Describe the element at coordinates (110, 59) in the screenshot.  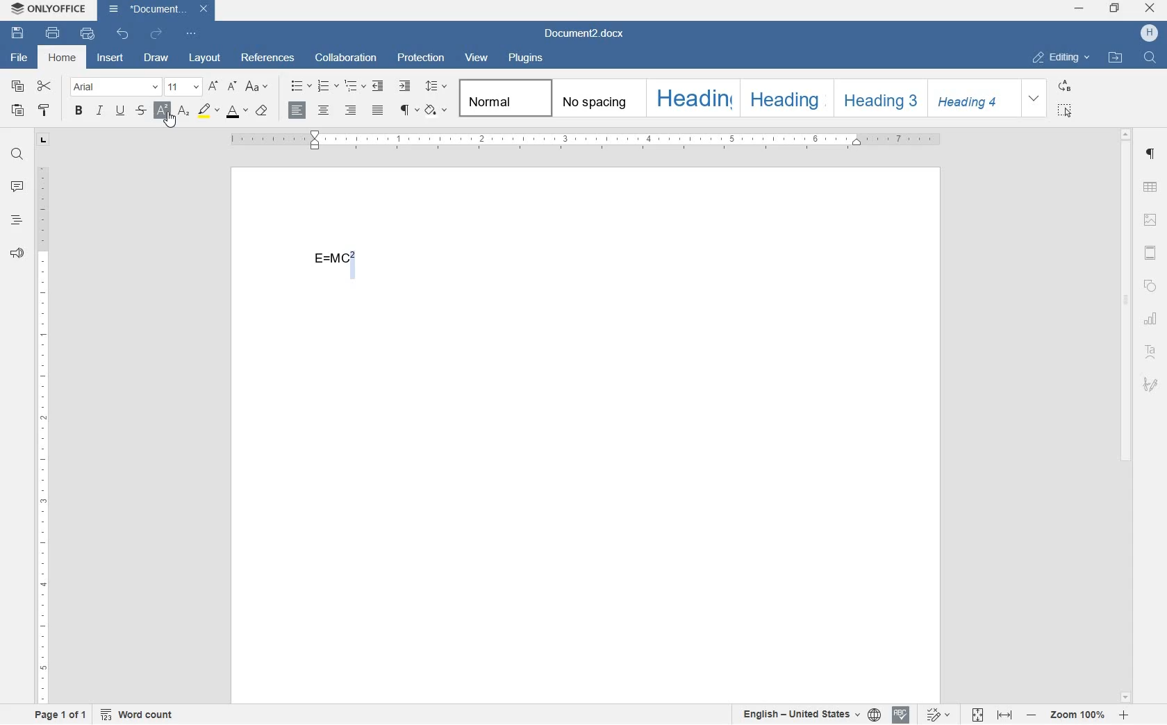
I see `insert ` at that location.